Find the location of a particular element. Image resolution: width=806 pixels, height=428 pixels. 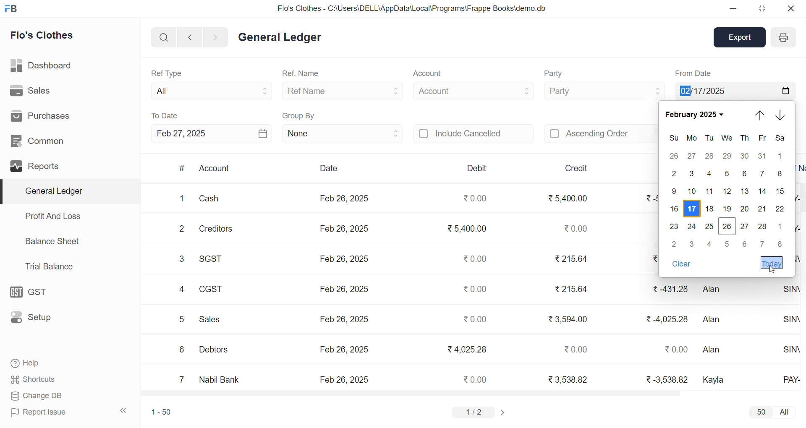

SGST is located at coordinates (213, 258).